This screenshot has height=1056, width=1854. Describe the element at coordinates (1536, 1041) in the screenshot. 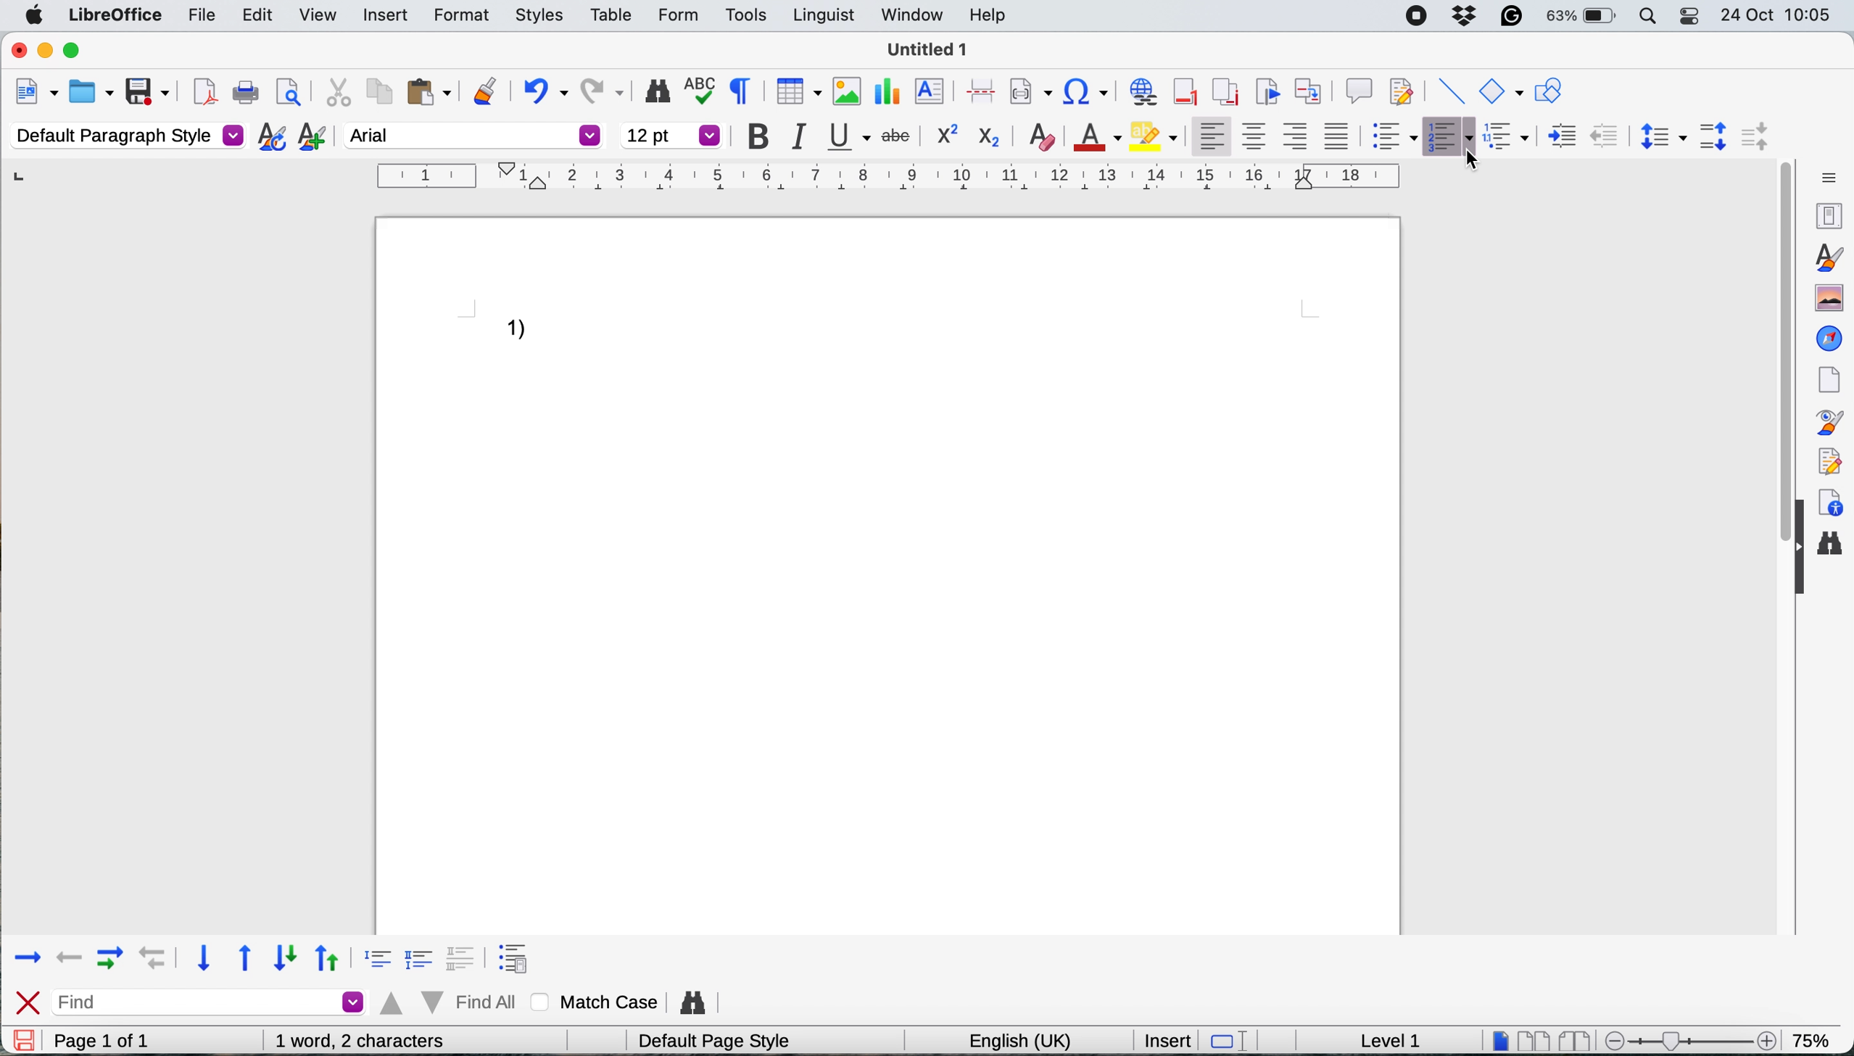

I see `multipage view` at that location.